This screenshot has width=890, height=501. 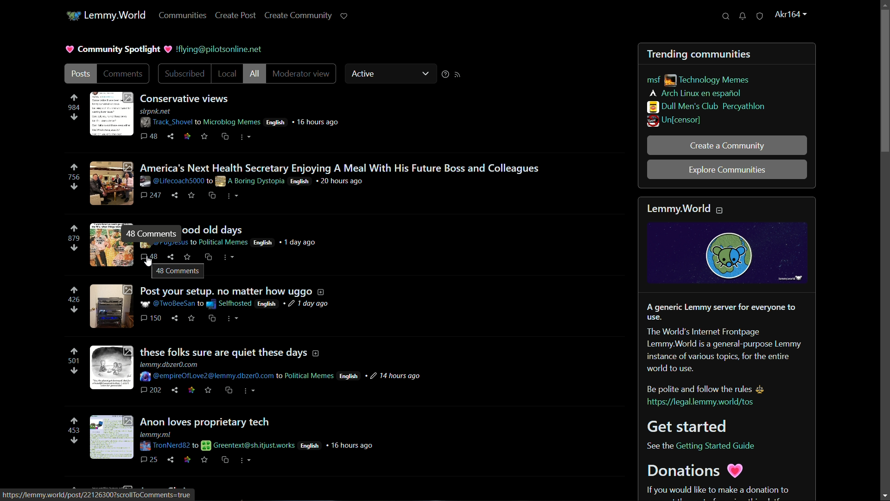 What do you see at coordinates (728, 349) in the screenshot?
I see `about lemmy.world` at bounding box center [728, 349].